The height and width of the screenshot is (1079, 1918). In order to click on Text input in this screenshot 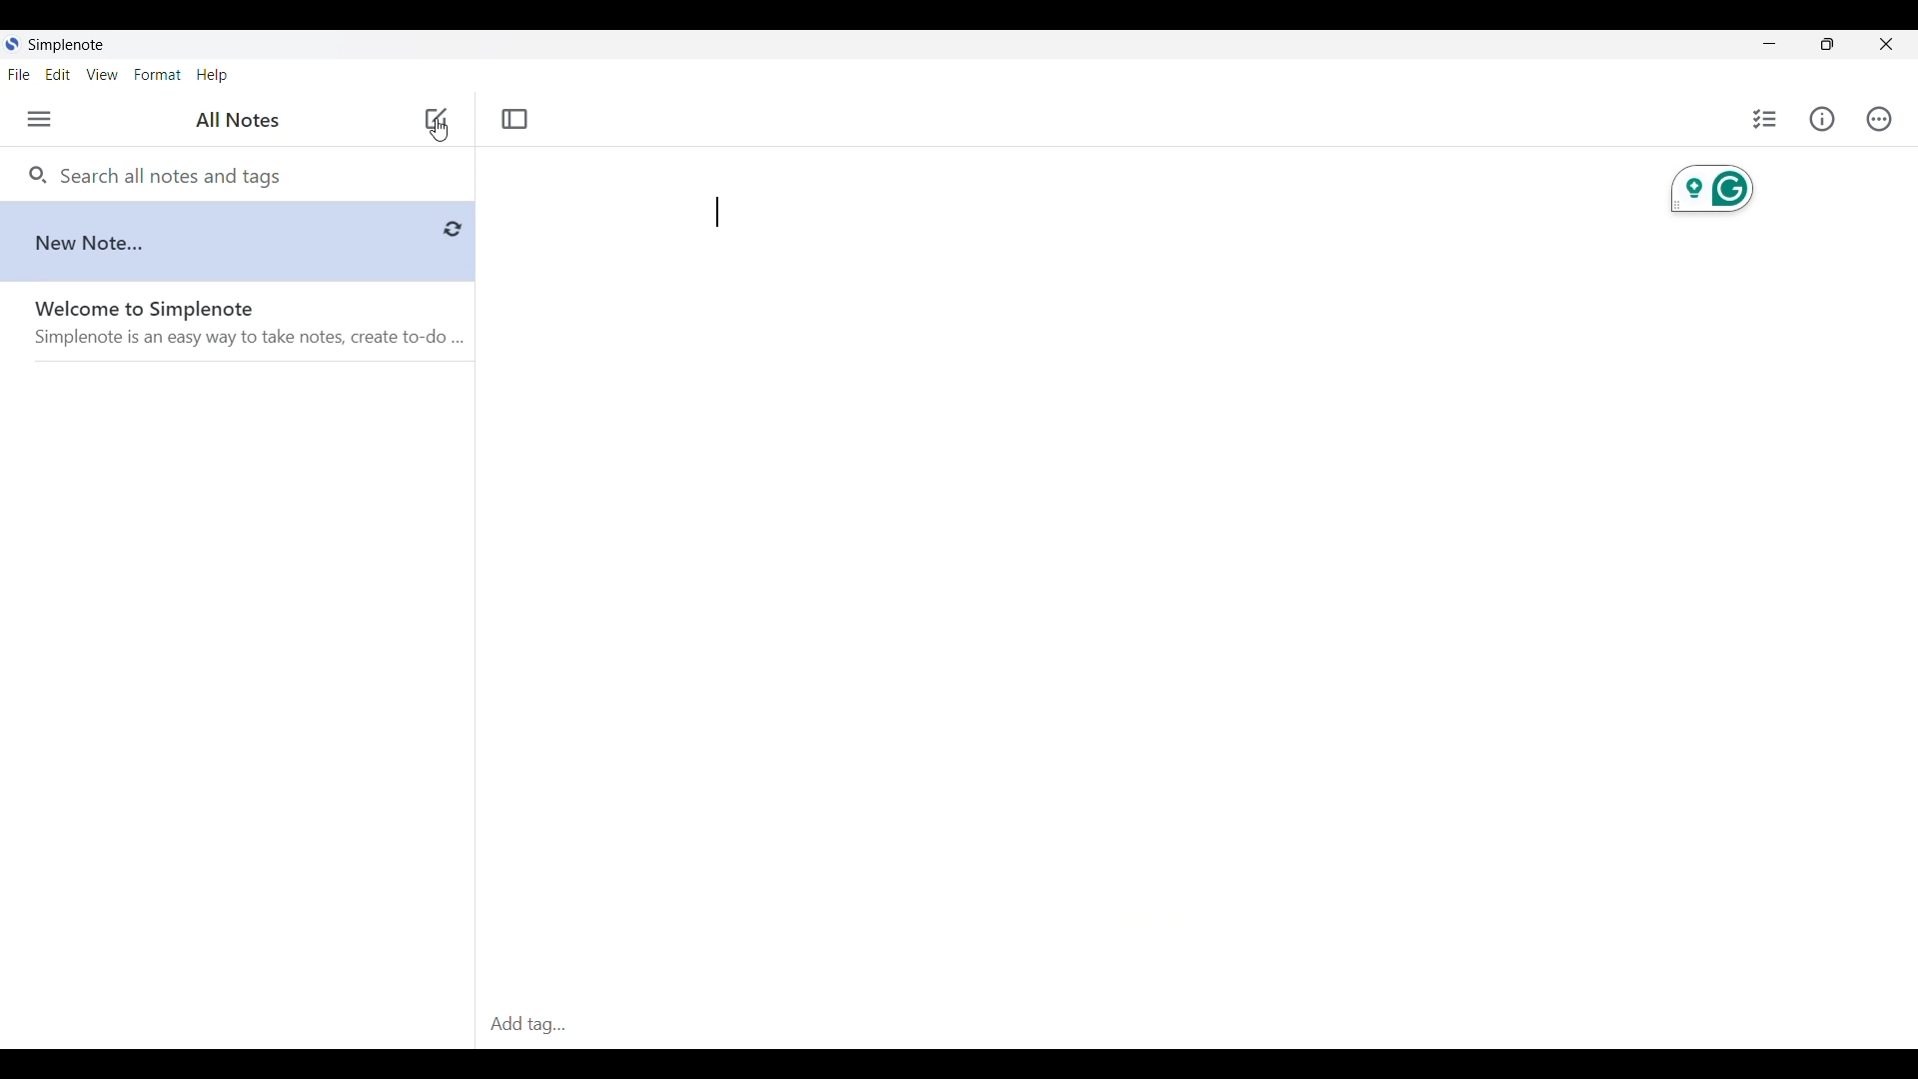, I will do `click(1149, 585)`.